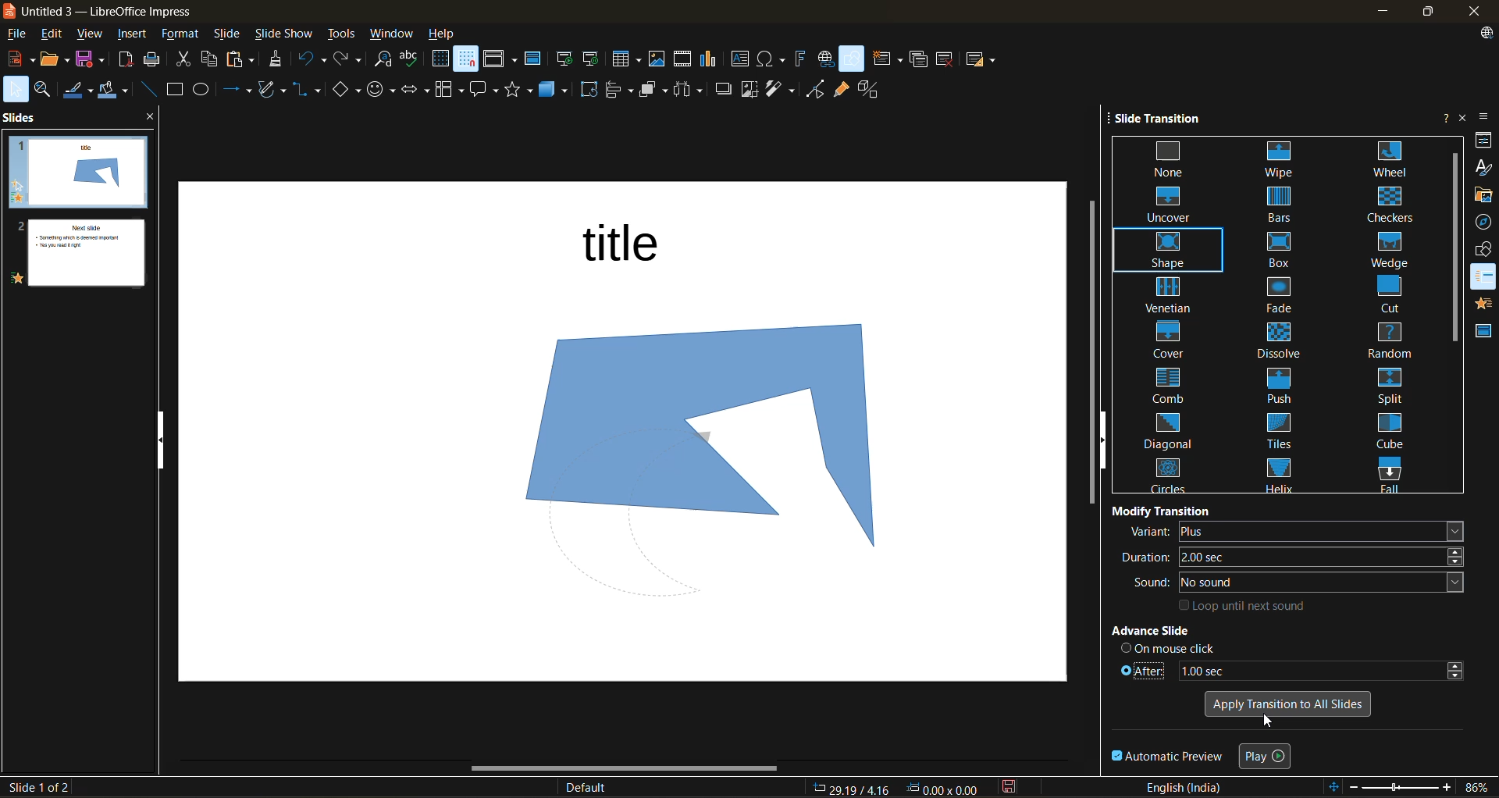 Image resolution: width=1499 pixels, height=798 pixels. Describe the element at coordinates (1401, 789) in the screenshot. I see `zoom slider` at that location.